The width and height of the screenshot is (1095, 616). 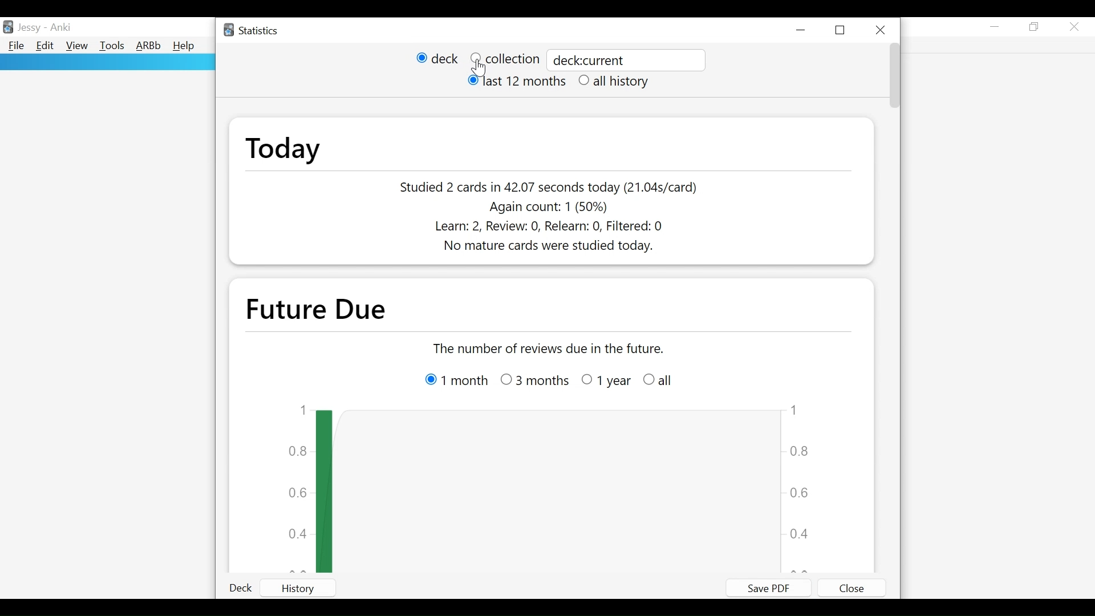 I want to click on User Nmae, so click(x=29, y=30).